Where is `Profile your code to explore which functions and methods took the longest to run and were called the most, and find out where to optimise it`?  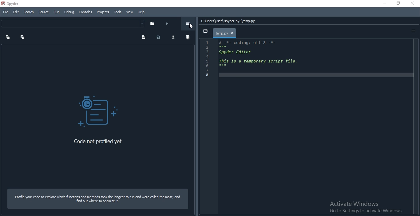
Profile your code to explore which functions and methods took the longest to run and were called the most, and find out where to optimise it is located at coordinates (98, 199).